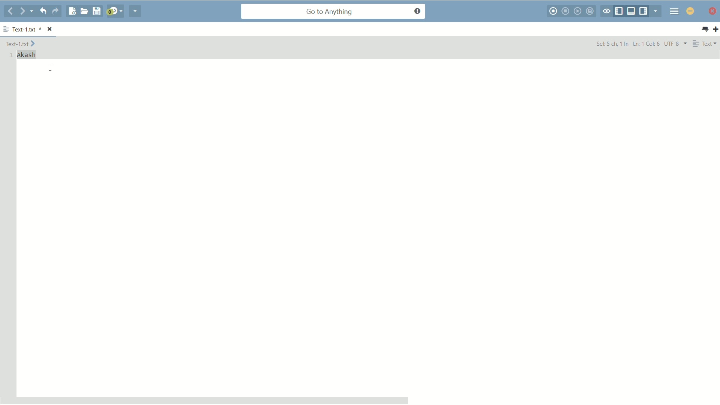  What do you see at coordinates (606, 12) in the screenshot?
I see `toggle focus mode` at bounding box center [606, 12].